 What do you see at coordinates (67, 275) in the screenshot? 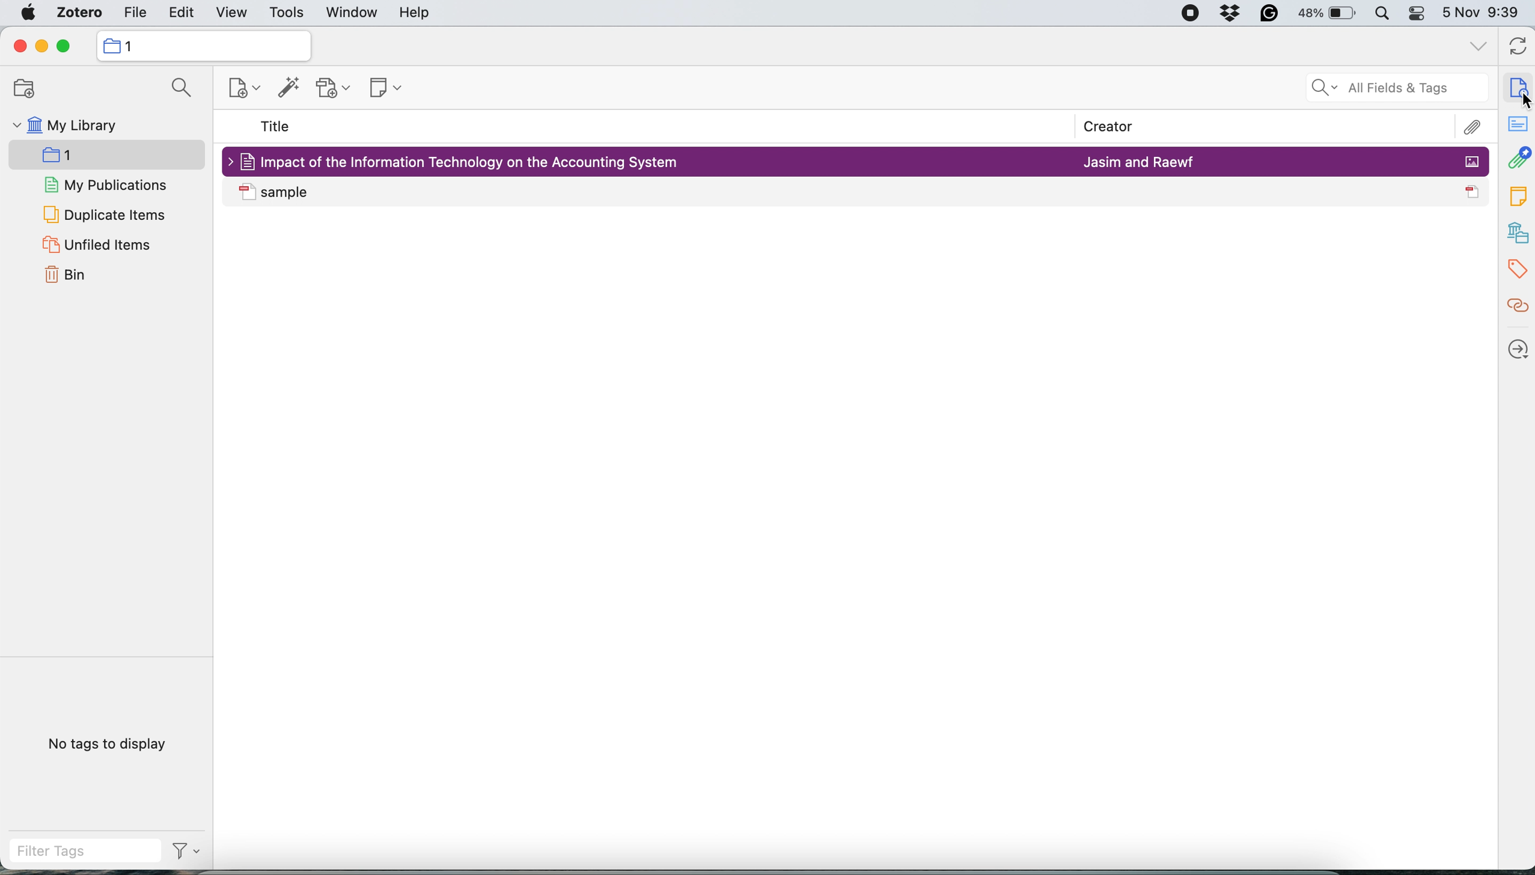
I see `bin` at bounding box center [67, 275].